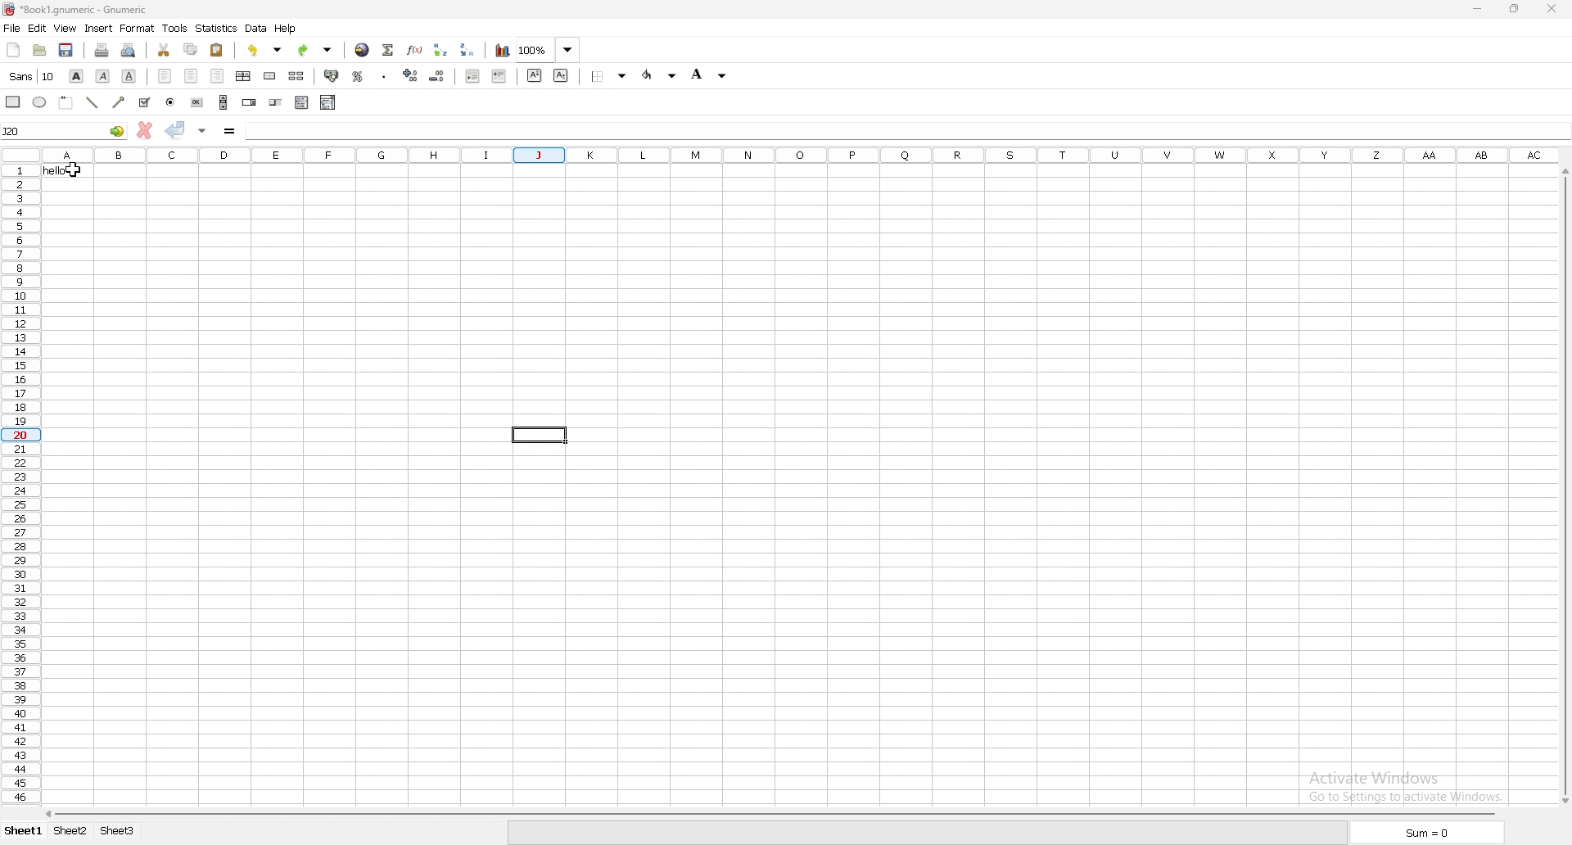 The image size is (1572, 845). What do you see at coordinates (1430, 833) in the screenshot?
I see `sum` at bounding box center [1430, 833].